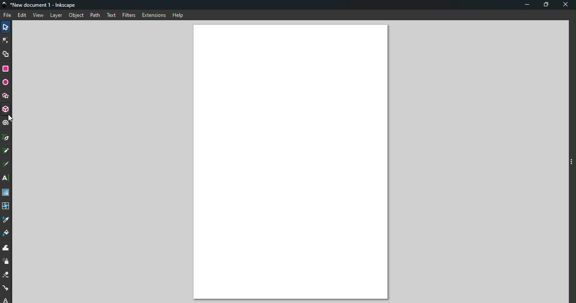 This screenshot has width=576, height=303. I want to click on File, so click(8, 16).